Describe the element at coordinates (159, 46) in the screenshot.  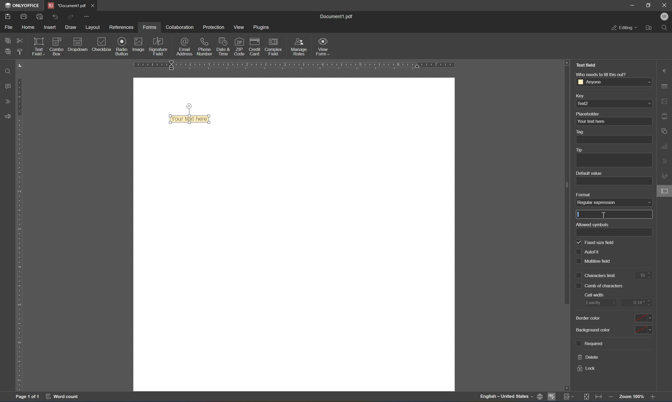
I see `signature field` at that location.